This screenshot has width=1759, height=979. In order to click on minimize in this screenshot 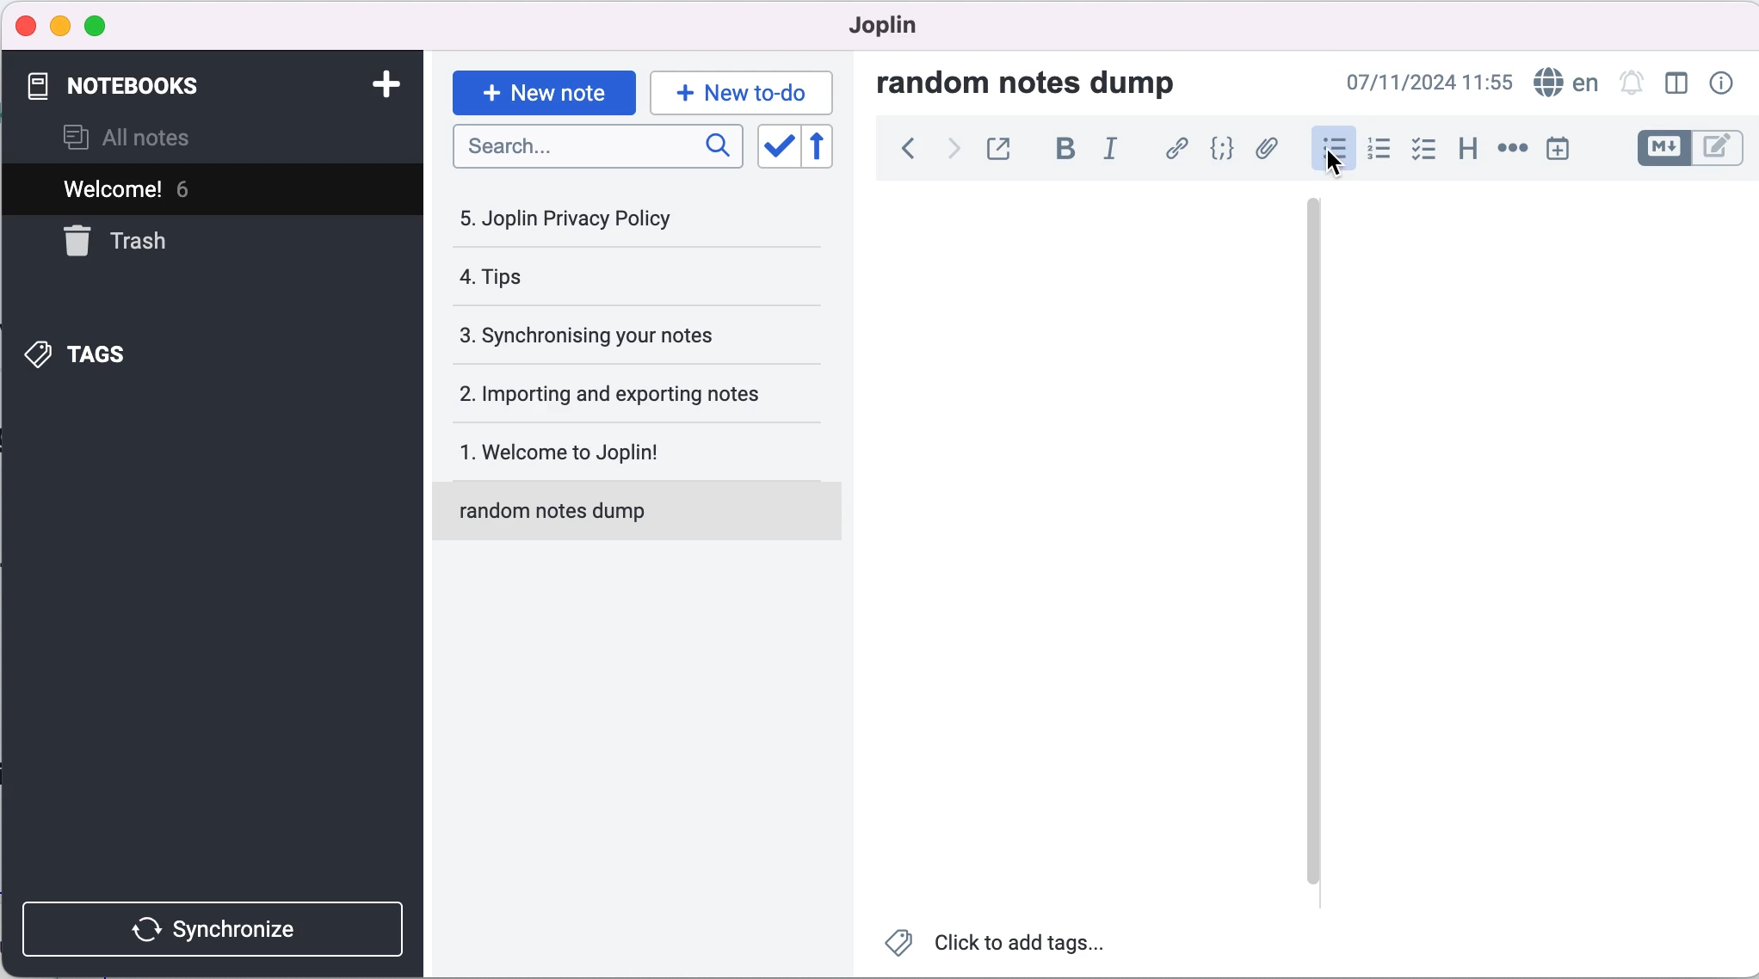, I will do `click(59, 27)`.